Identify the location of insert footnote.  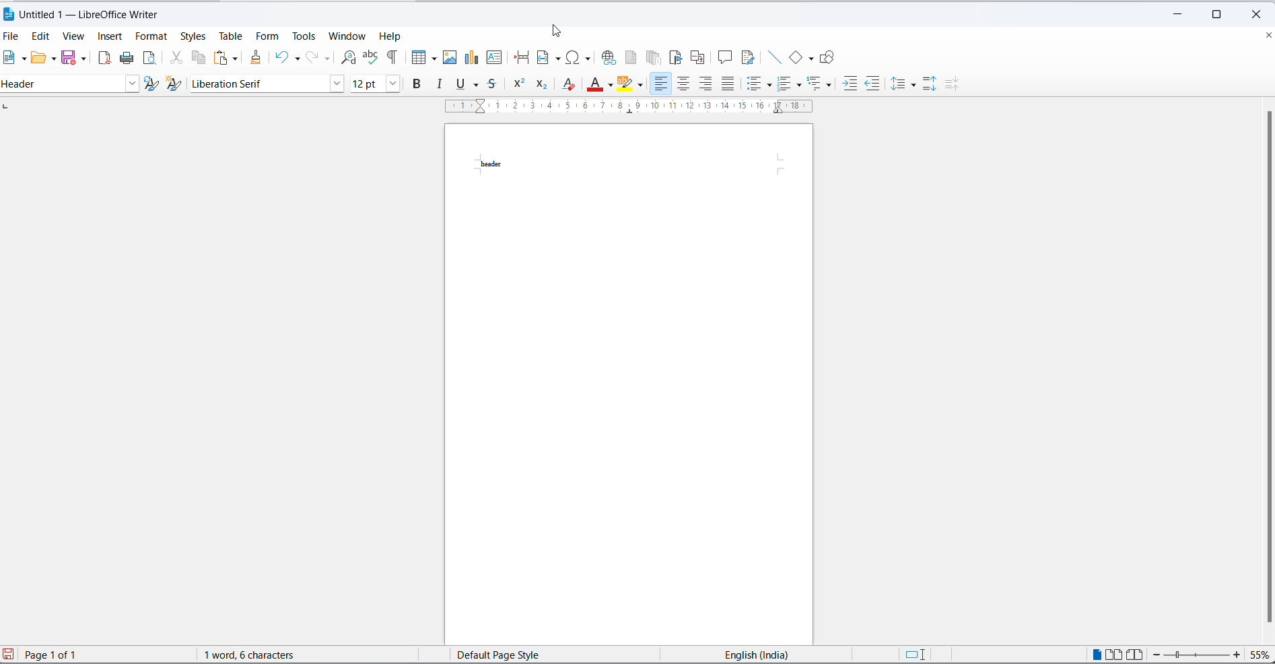
(630, 58).